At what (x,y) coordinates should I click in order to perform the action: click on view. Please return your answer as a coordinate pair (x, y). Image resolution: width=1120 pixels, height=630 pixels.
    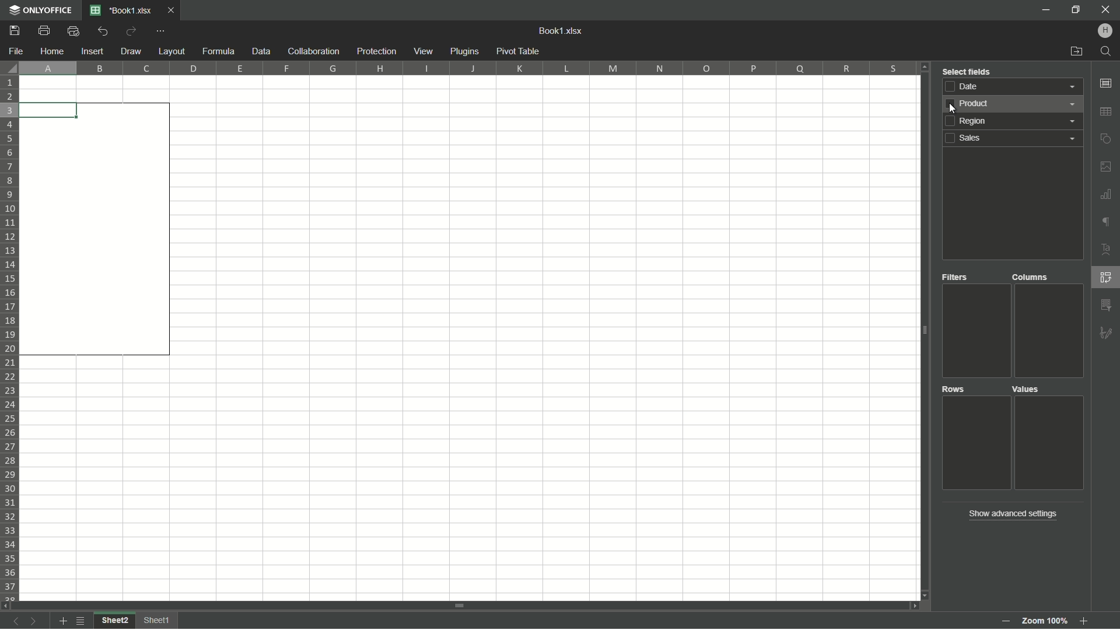
    Looking at the image, I should click on (424, 52).